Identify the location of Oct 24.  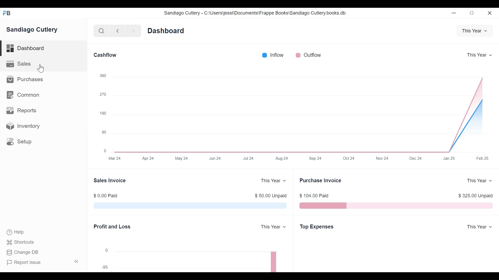
(350, 158).